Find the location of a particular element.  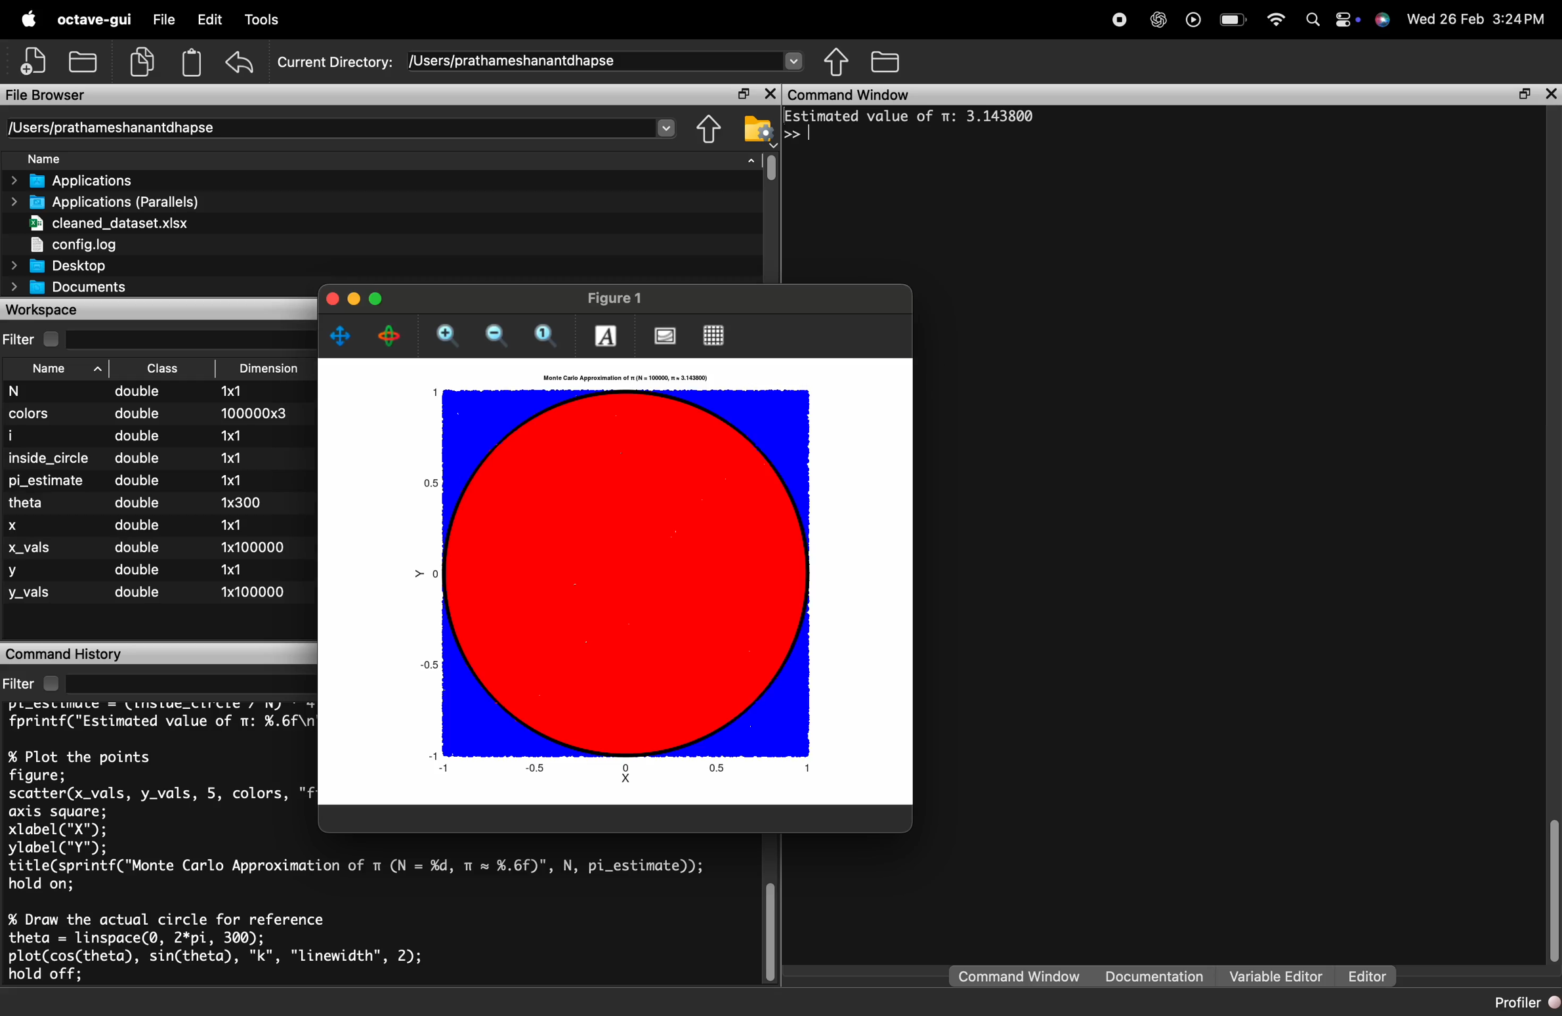

Command History is located at coordinates (64, 654).